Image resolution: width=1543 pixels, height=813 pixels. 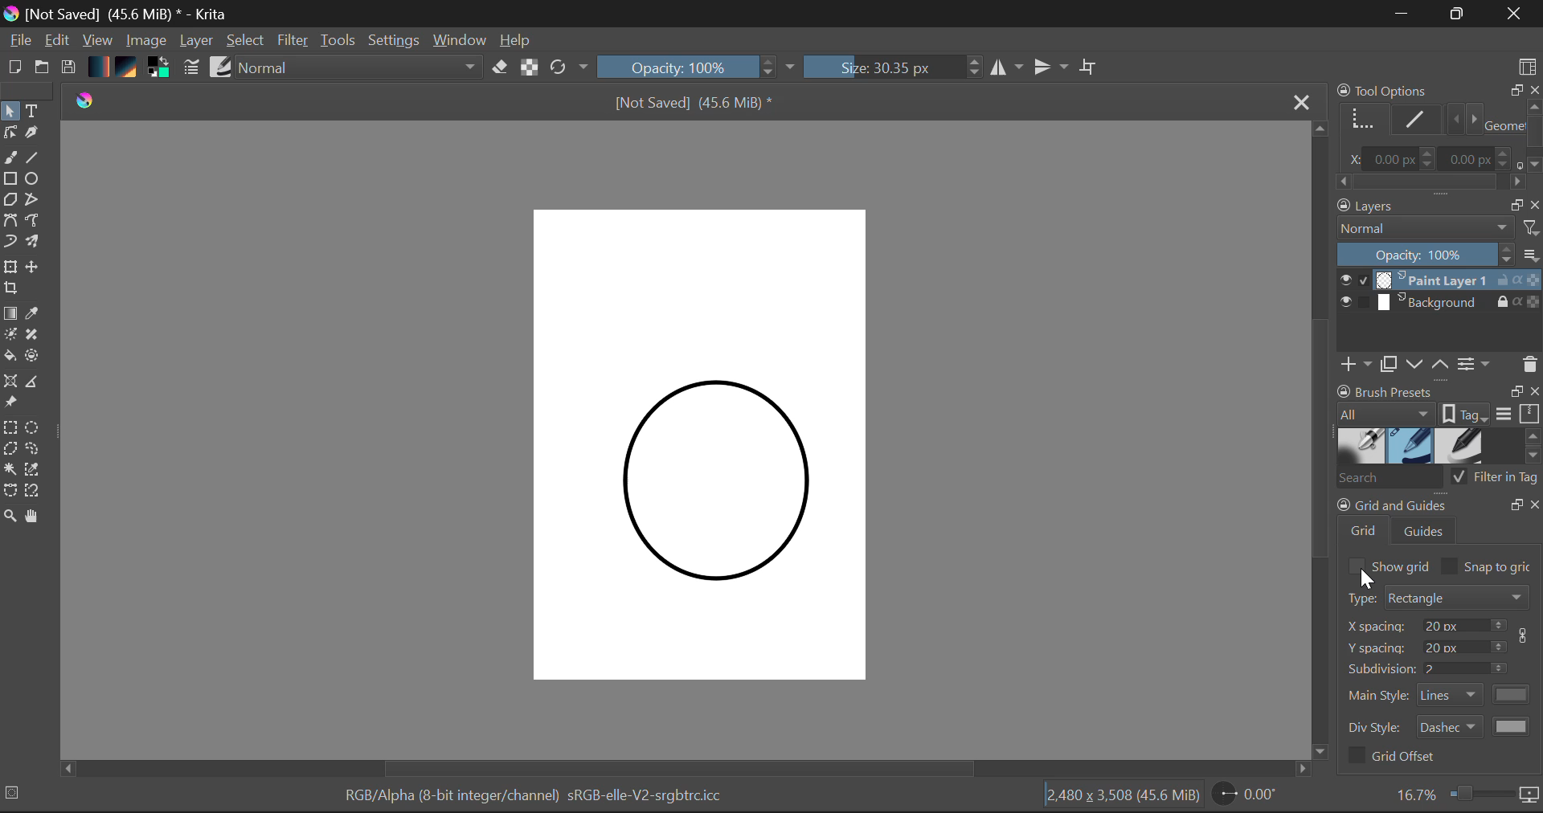 What do you see at coordinates (35, 517) in the screenshot?
I see `Pan` at bounding box center [35, 517].